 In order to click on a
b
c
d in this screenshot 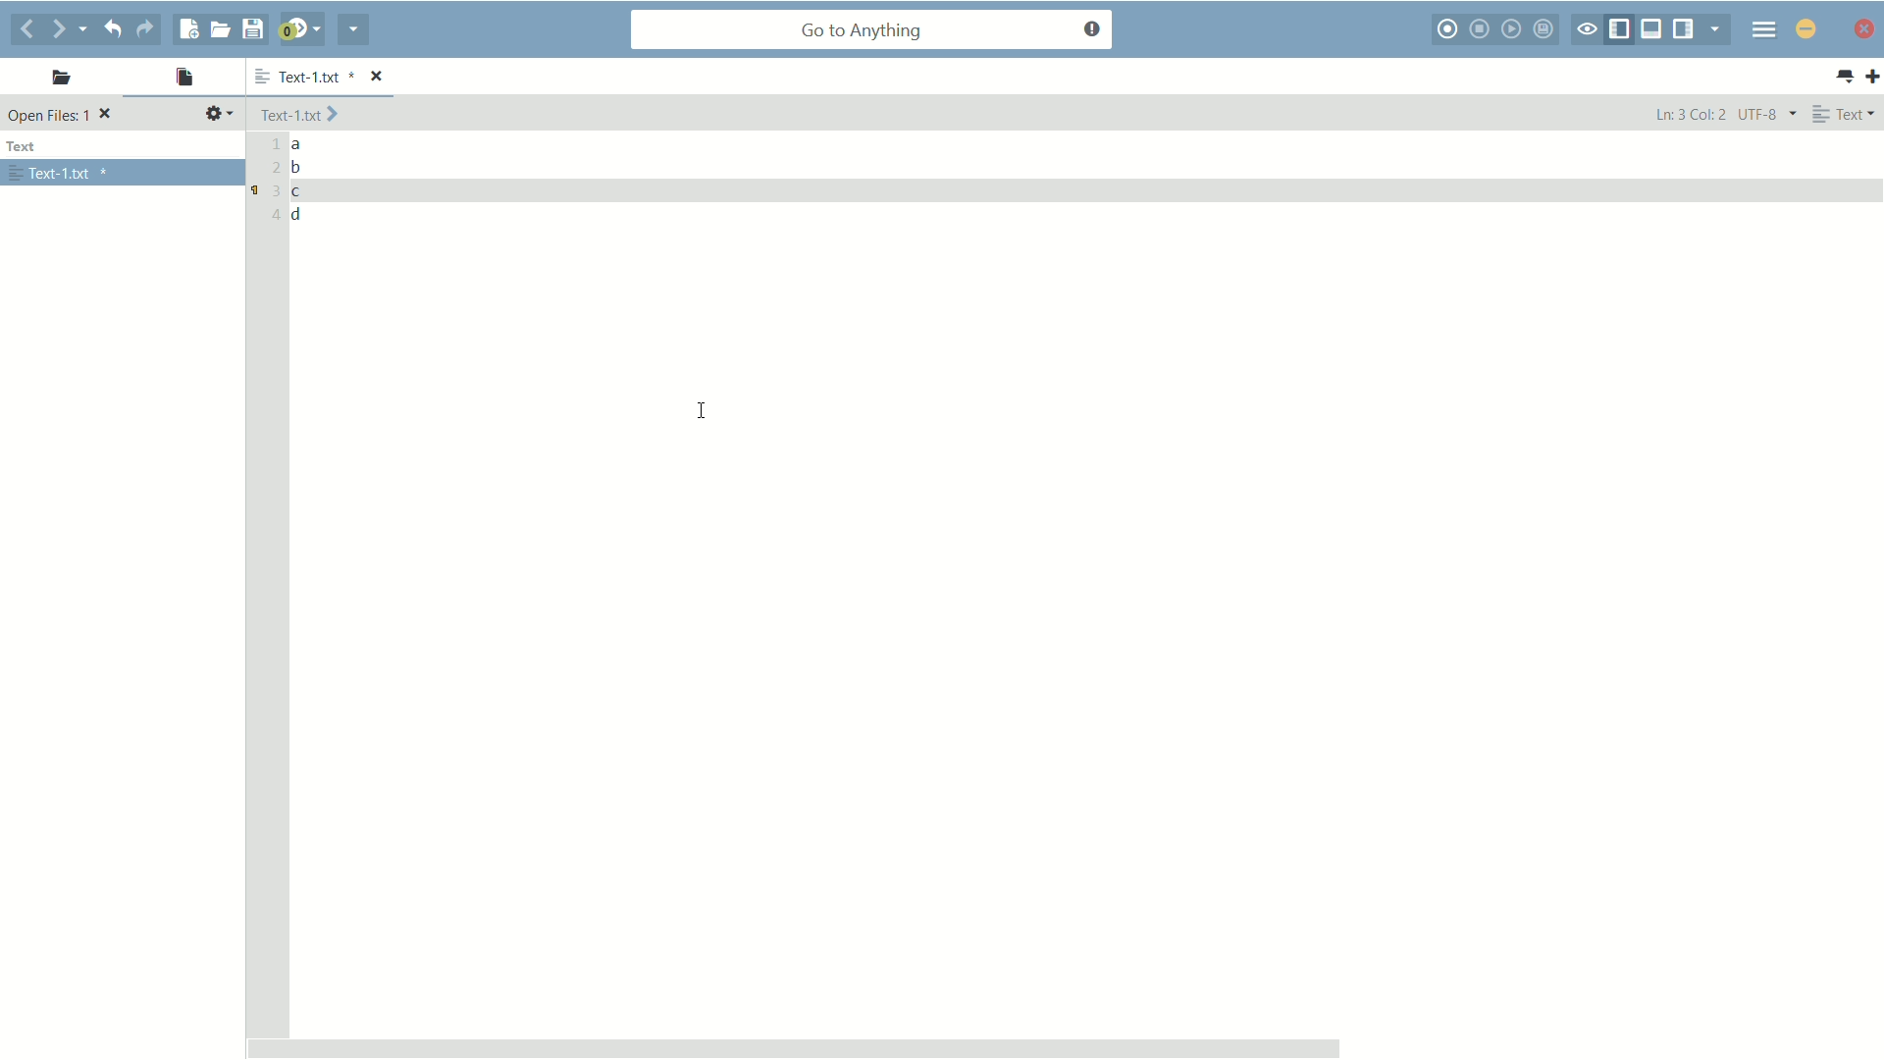, I will do `click(300, 182)`.